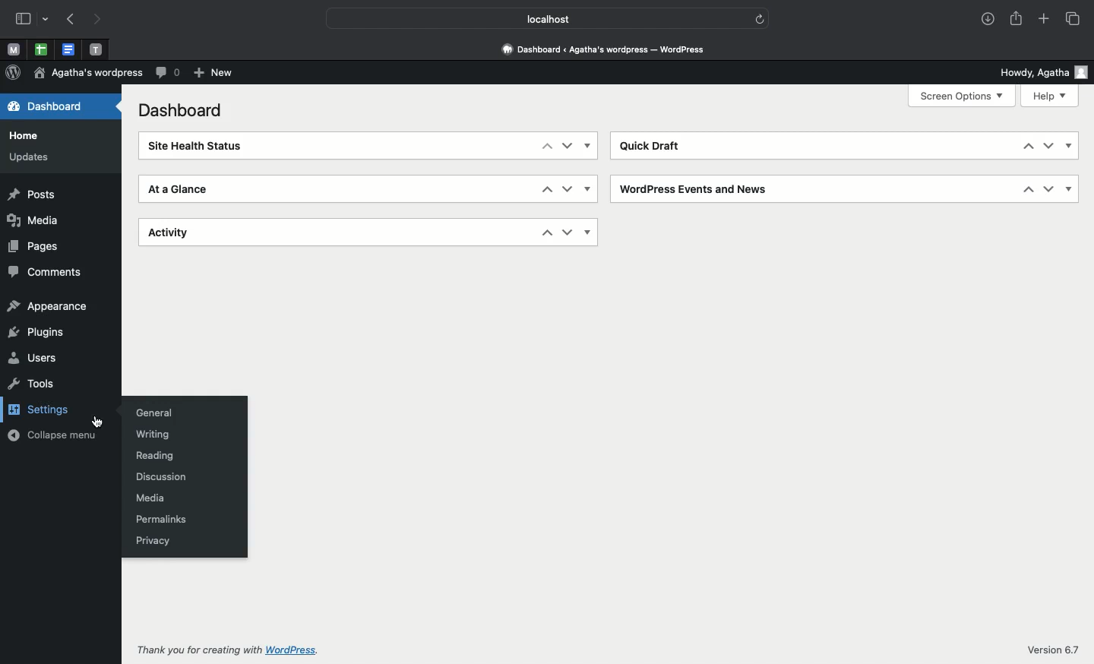  Describe the element at coordinates (159, 476) in the screenshot. I see `Discussion` at that location.